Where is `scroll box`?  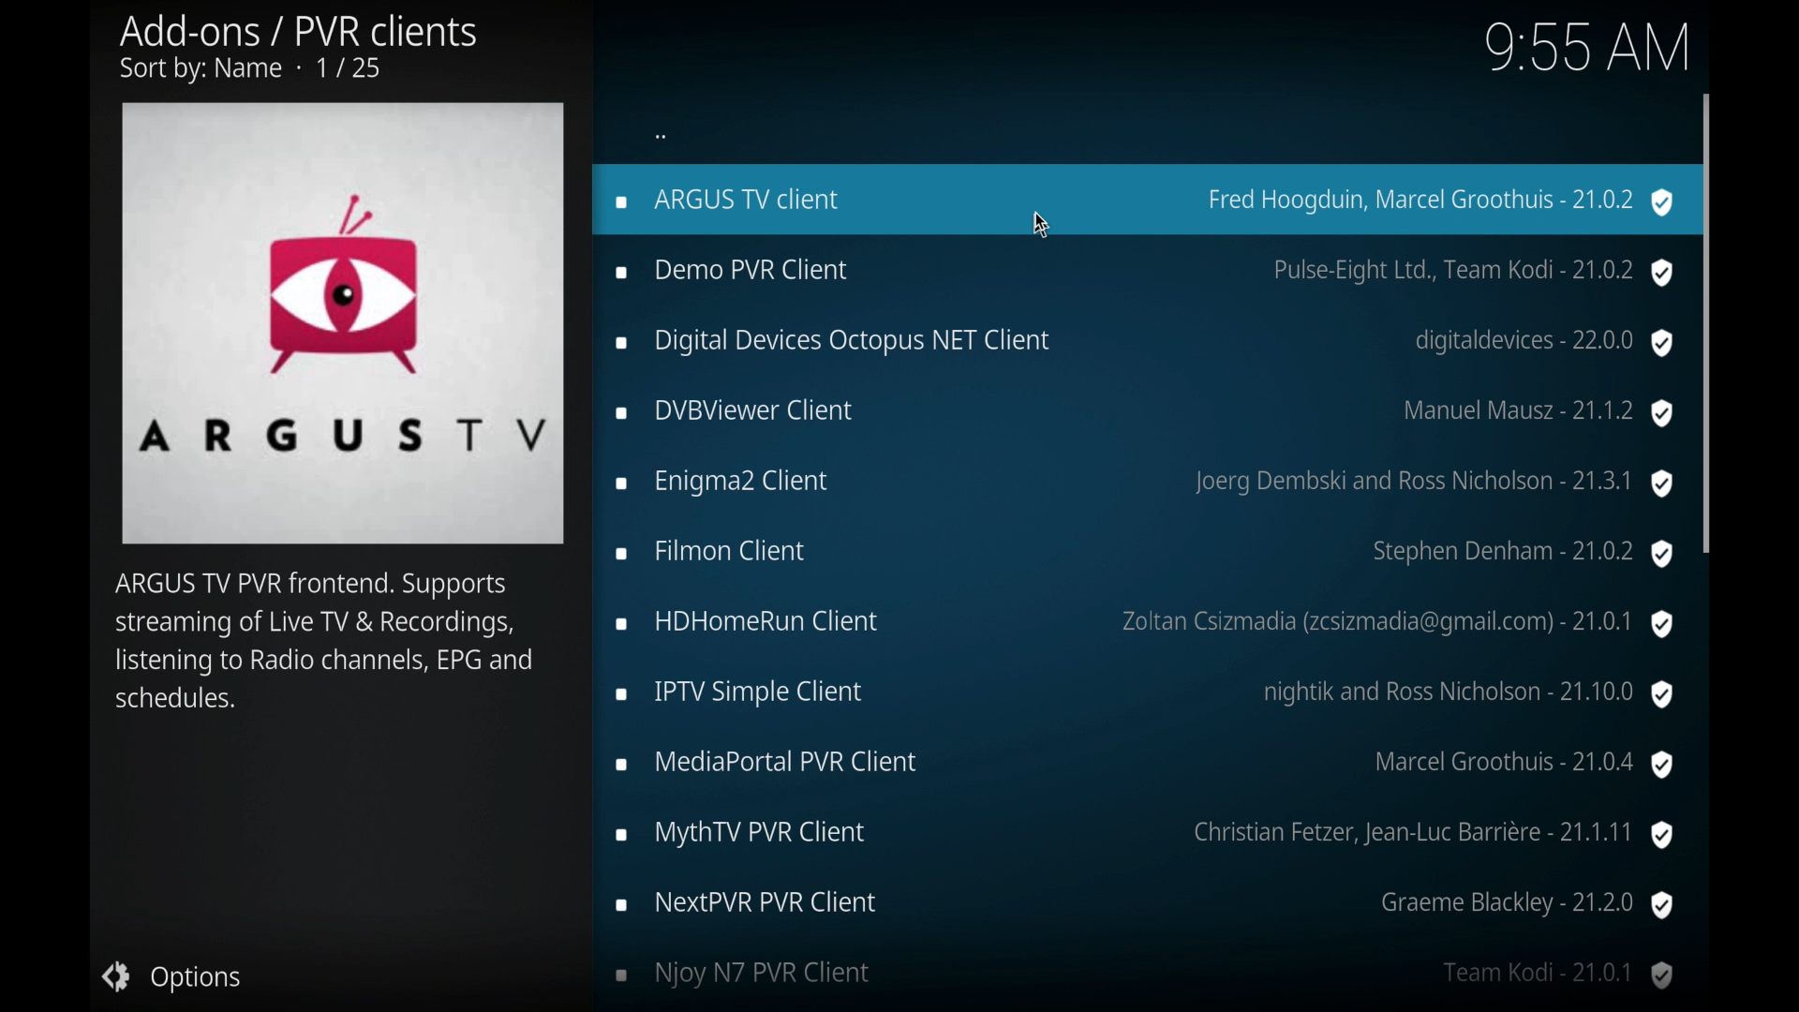 scroll box is located at coordinates (1708, 321).